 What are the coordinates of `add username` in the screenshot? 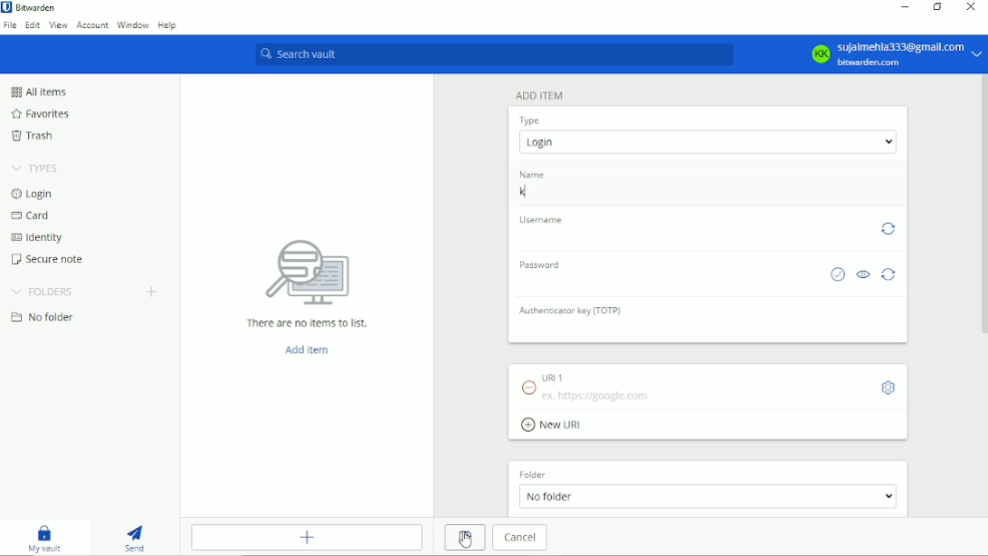 It's located at (689, 238).